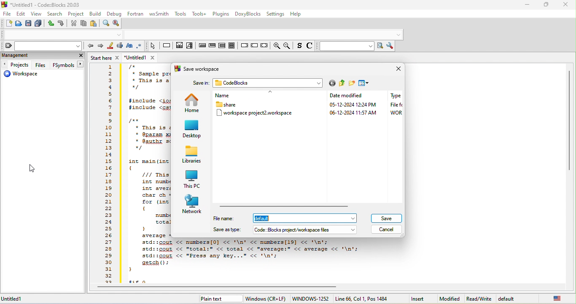  I want to click on libraries, so click(191, 155).